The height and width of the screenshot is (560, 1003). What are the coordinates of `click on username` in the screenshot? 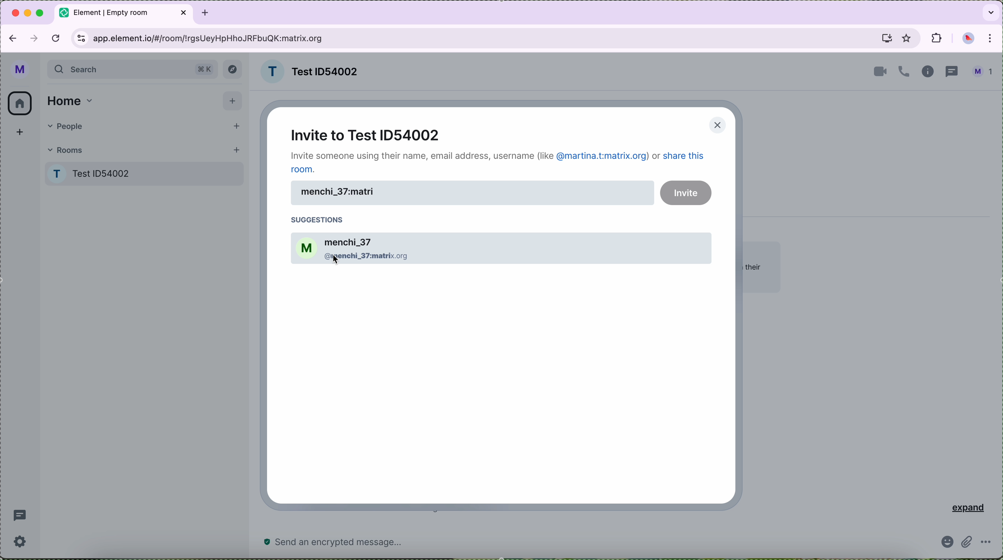 It's located at (499, 248).